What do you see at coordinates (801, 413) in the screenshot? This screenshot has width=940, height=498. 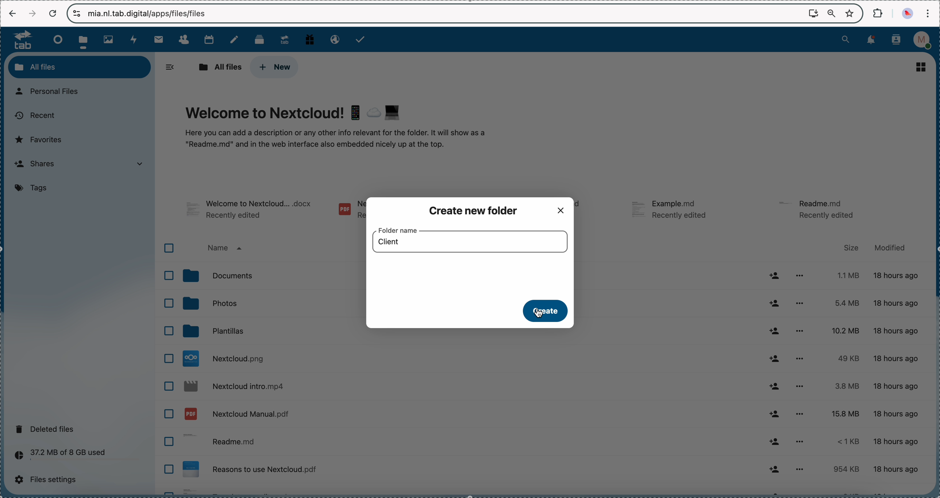 I see `more options` at bounding box center [801, 413].